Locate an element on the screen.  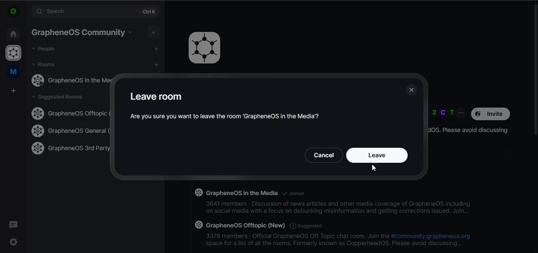
people is located at coordinates (45, 49).